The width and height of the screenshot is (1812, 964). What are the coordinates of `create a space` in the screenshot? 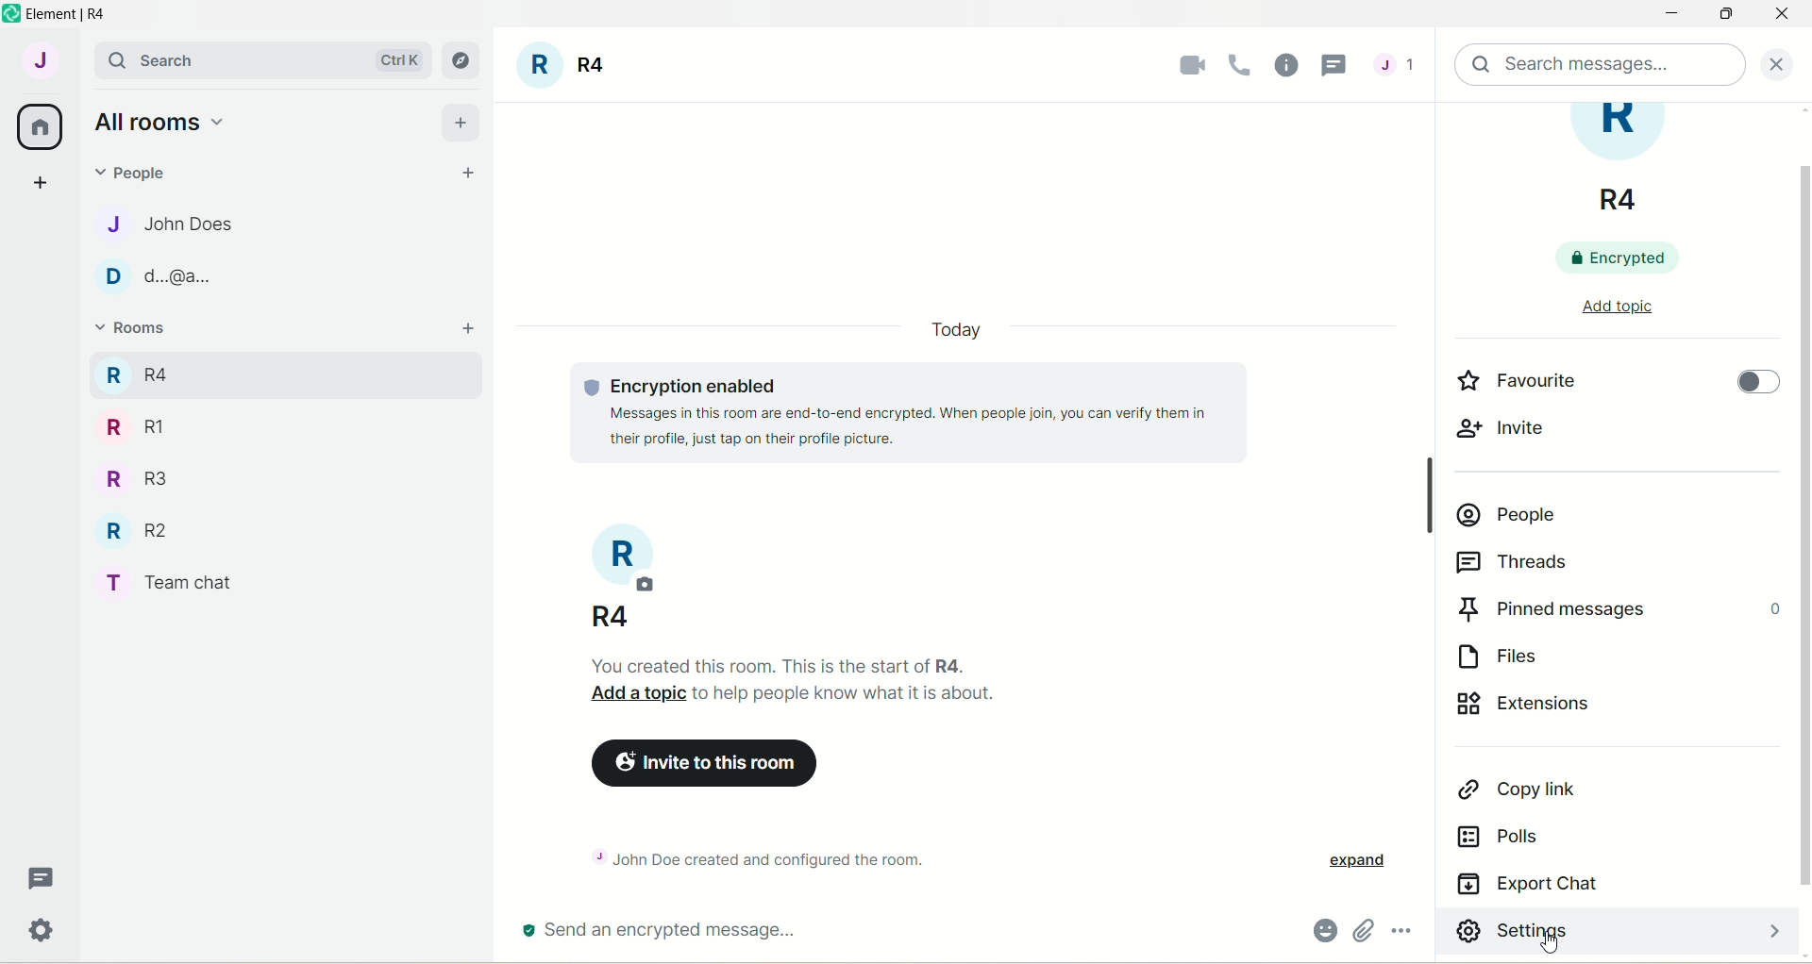 It's located at (39, 181).